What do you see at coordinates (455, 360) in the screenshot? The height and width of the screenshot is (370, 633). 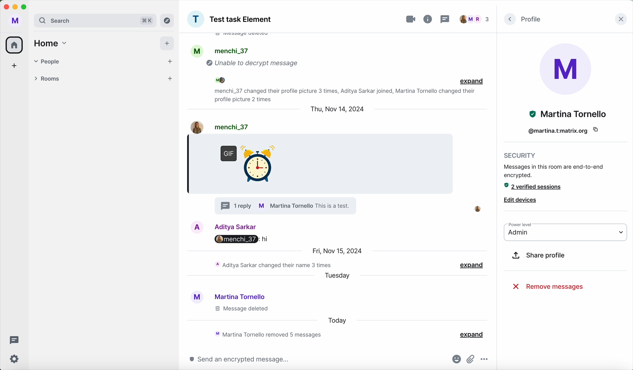 I see `emojis` at bounding box center [455, 360].